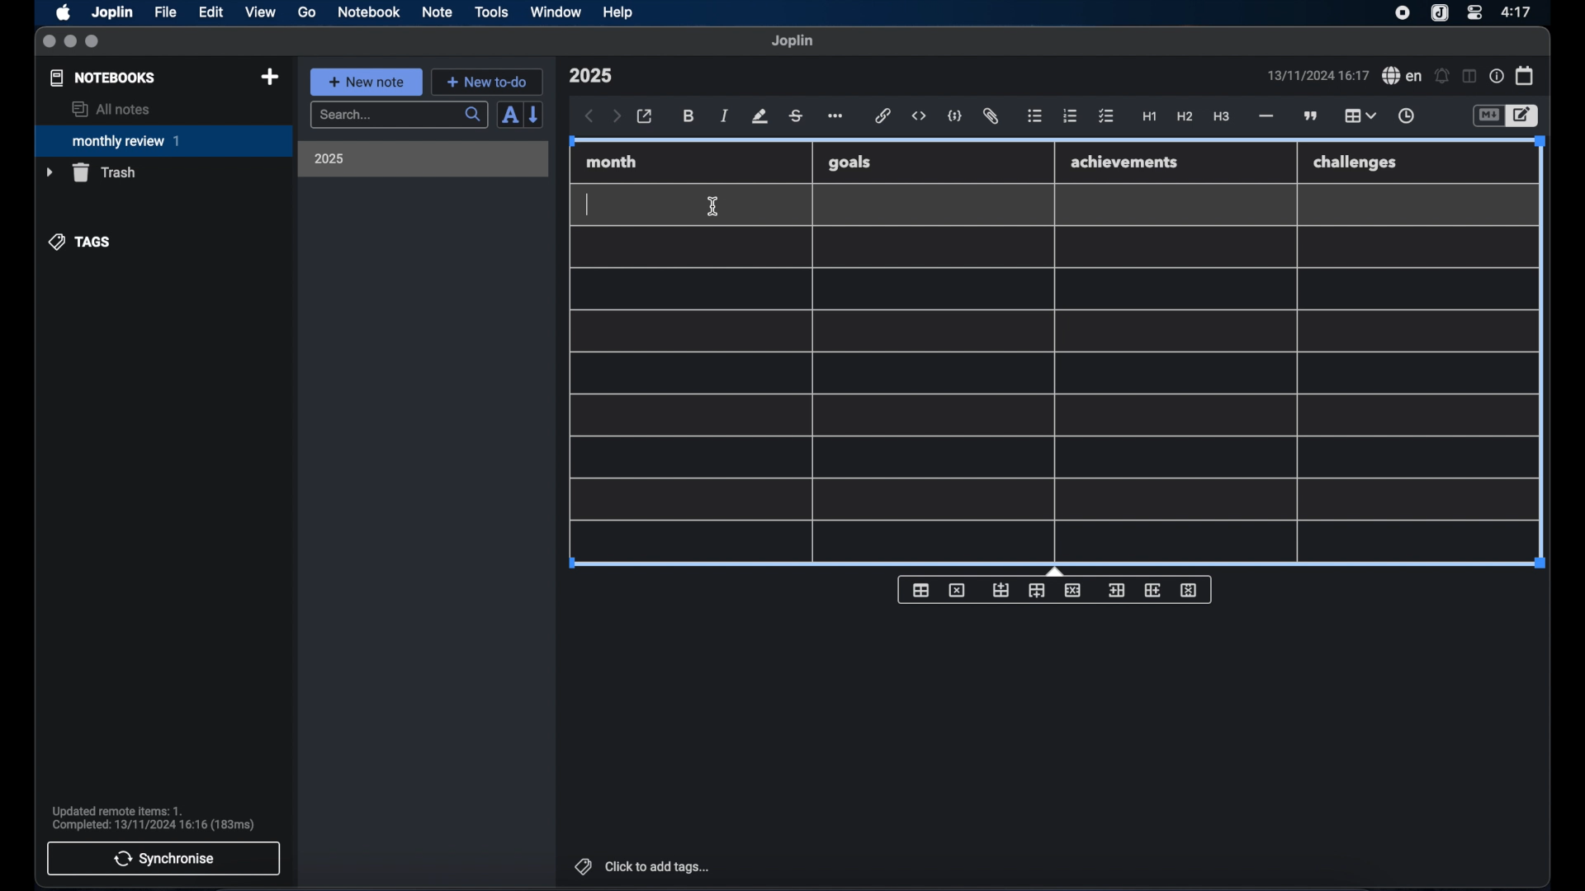 The image size is (1585, 891). I want to click on goals, so click(849, 162).